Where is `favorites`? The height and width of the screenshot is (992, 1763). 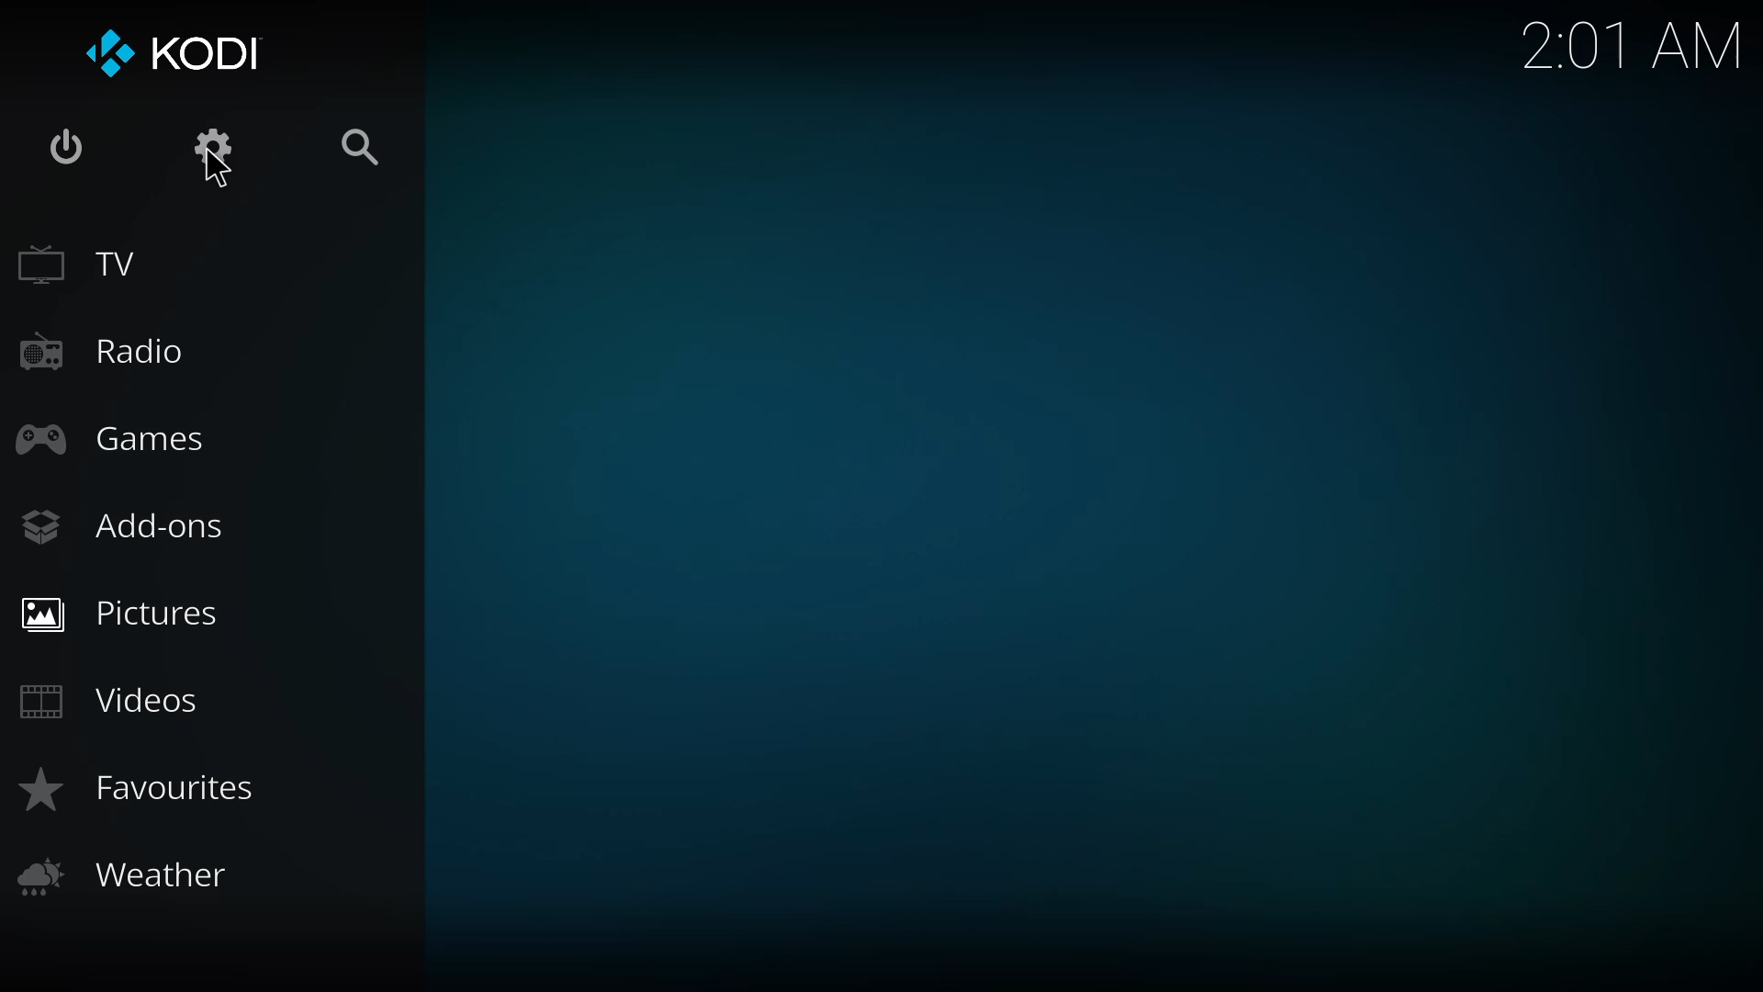 favorites is located at coordinates (144, 789).